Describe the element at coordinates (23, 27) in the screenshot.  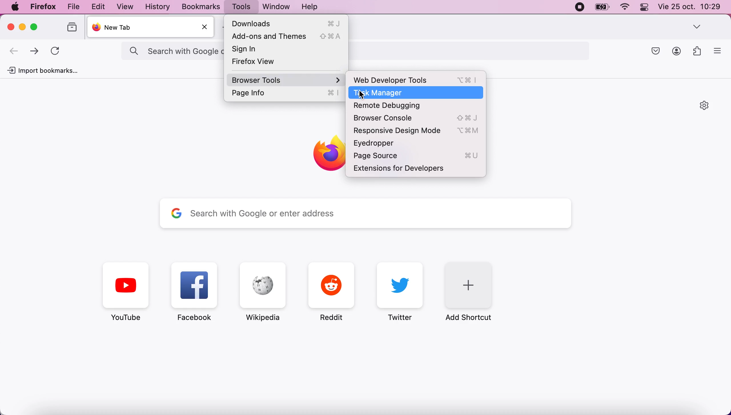
I see `Minimize` at that location.